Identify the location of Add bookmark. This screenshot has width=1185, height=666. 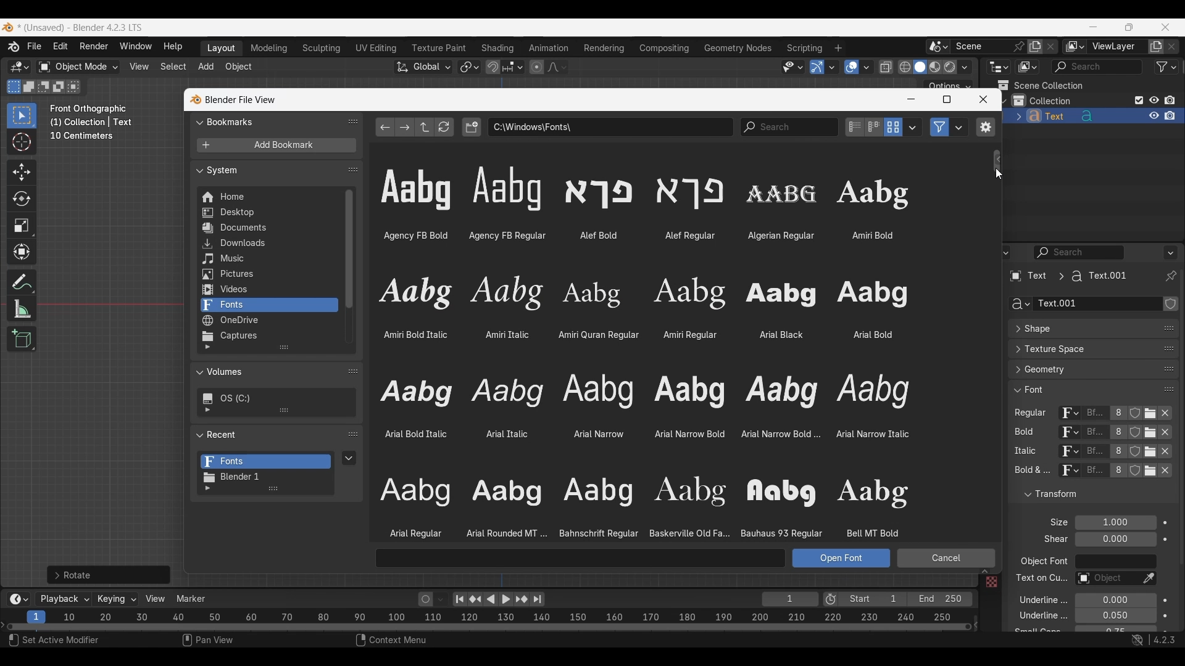
(276, 146).